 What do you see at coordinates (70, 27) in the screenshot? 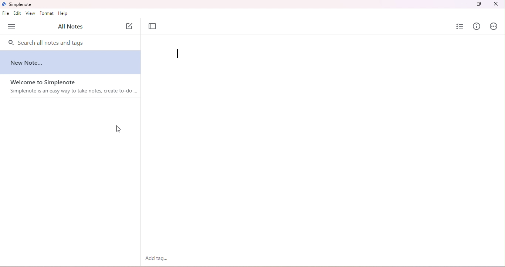
I see `all notes` at bounding box center [70, 27].